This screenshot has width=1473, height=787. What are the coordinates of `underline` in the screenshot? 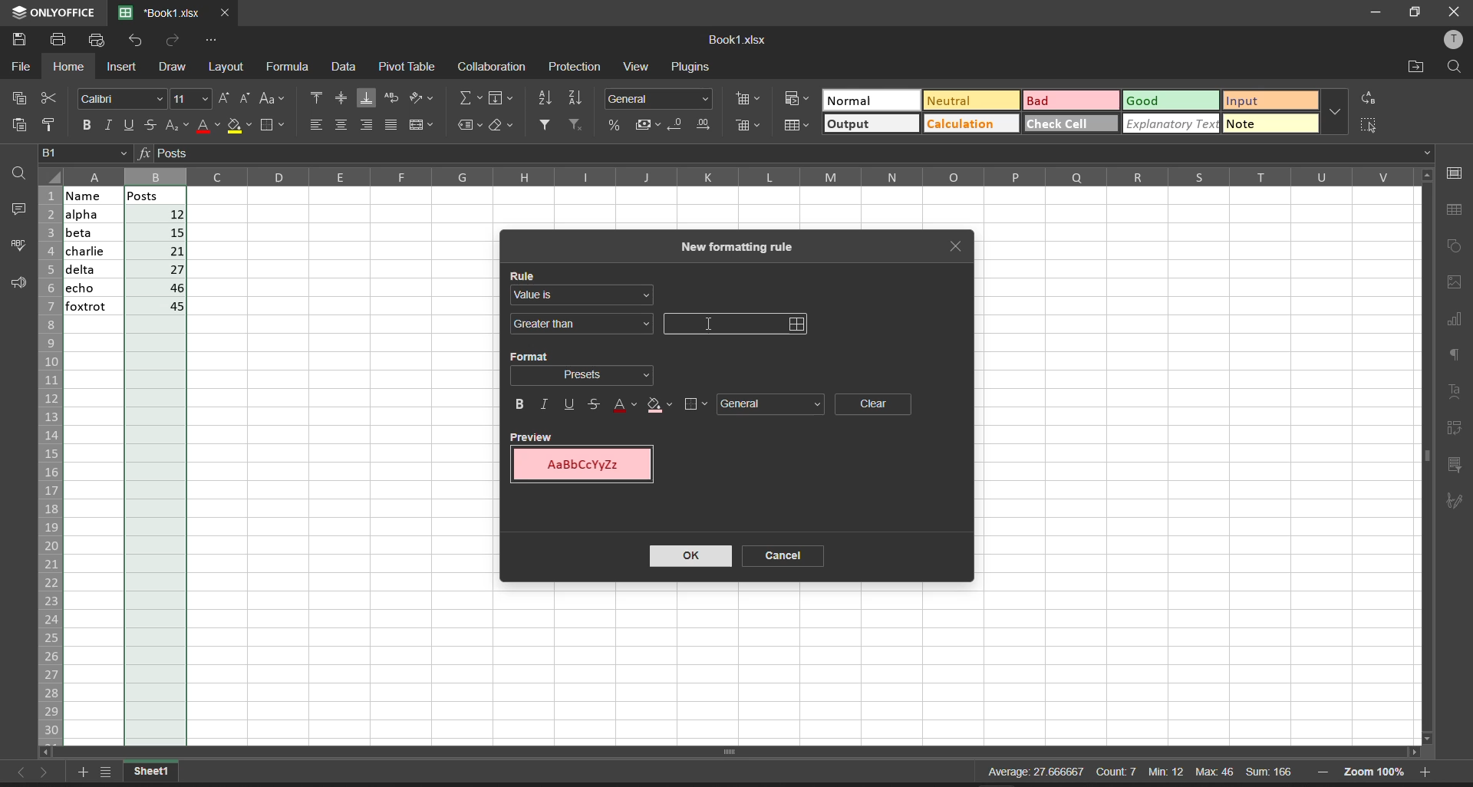 It's located at (128, 127).